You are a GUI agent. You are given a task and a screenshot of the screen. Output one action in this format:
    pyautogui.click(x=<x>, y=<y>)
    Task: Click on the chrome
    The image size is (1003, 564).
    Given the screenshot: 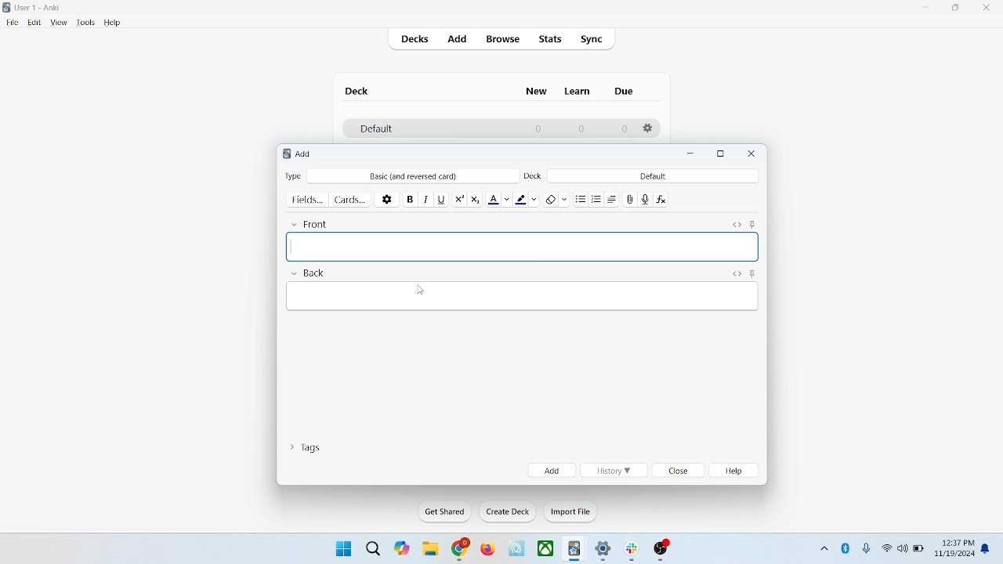 What is the action you would take?
    pyautogui.click(x=461, y=549)
    